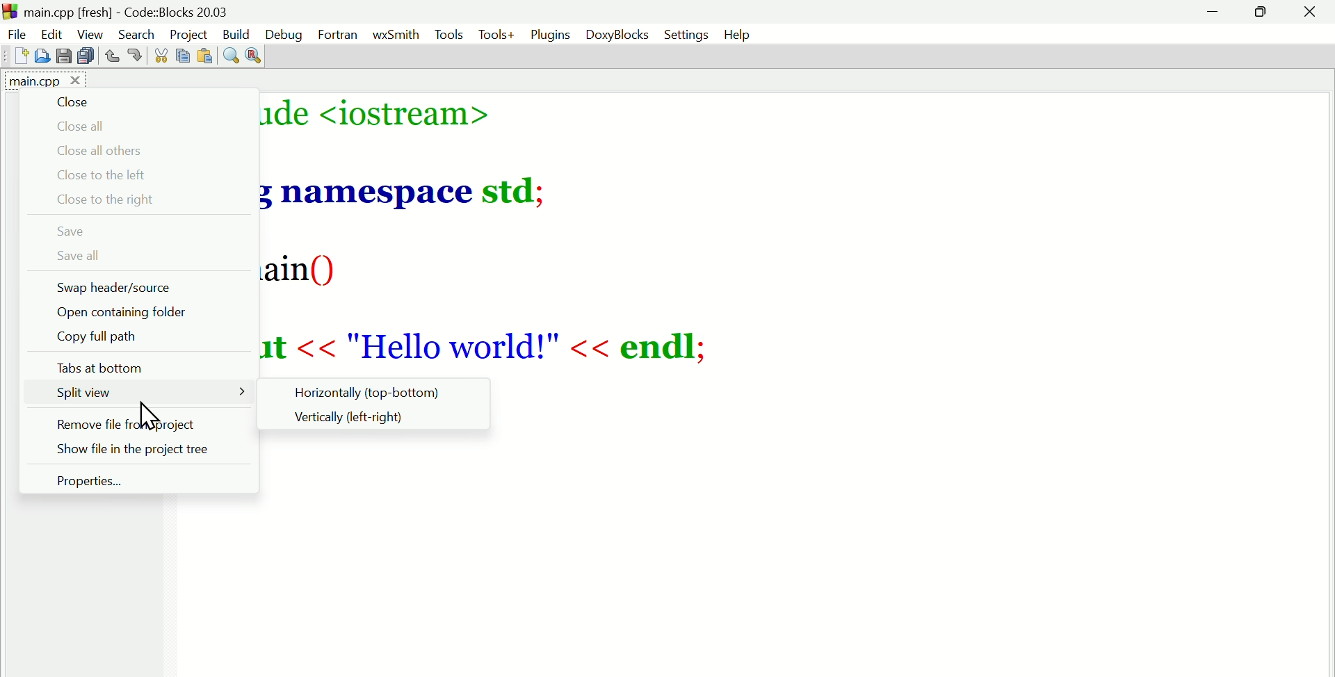 The image size is (1335, 677). Describe the element at coordinates (395, 35) in the screenshot. I see `wxsmith` at that location.